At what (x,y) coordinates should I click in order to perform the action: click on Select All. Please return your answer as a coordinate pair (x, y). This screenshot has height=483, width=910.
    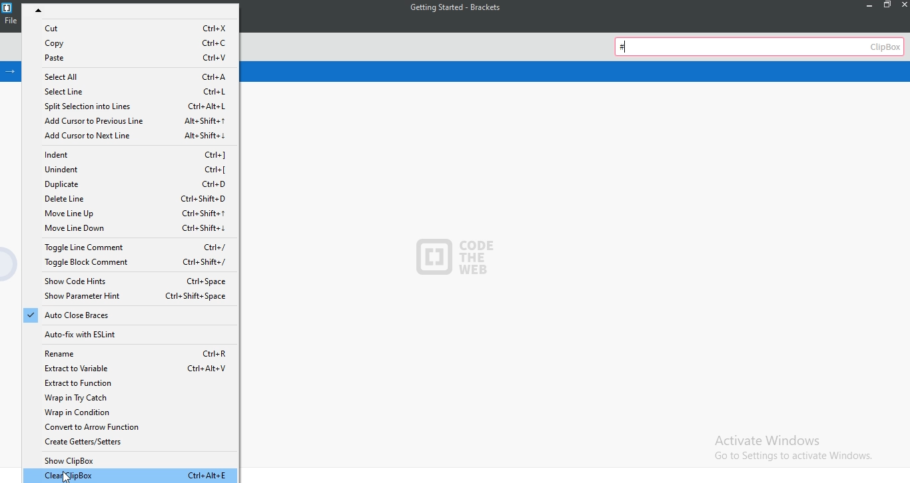
    Looking at the image, I should click on (133, 76).